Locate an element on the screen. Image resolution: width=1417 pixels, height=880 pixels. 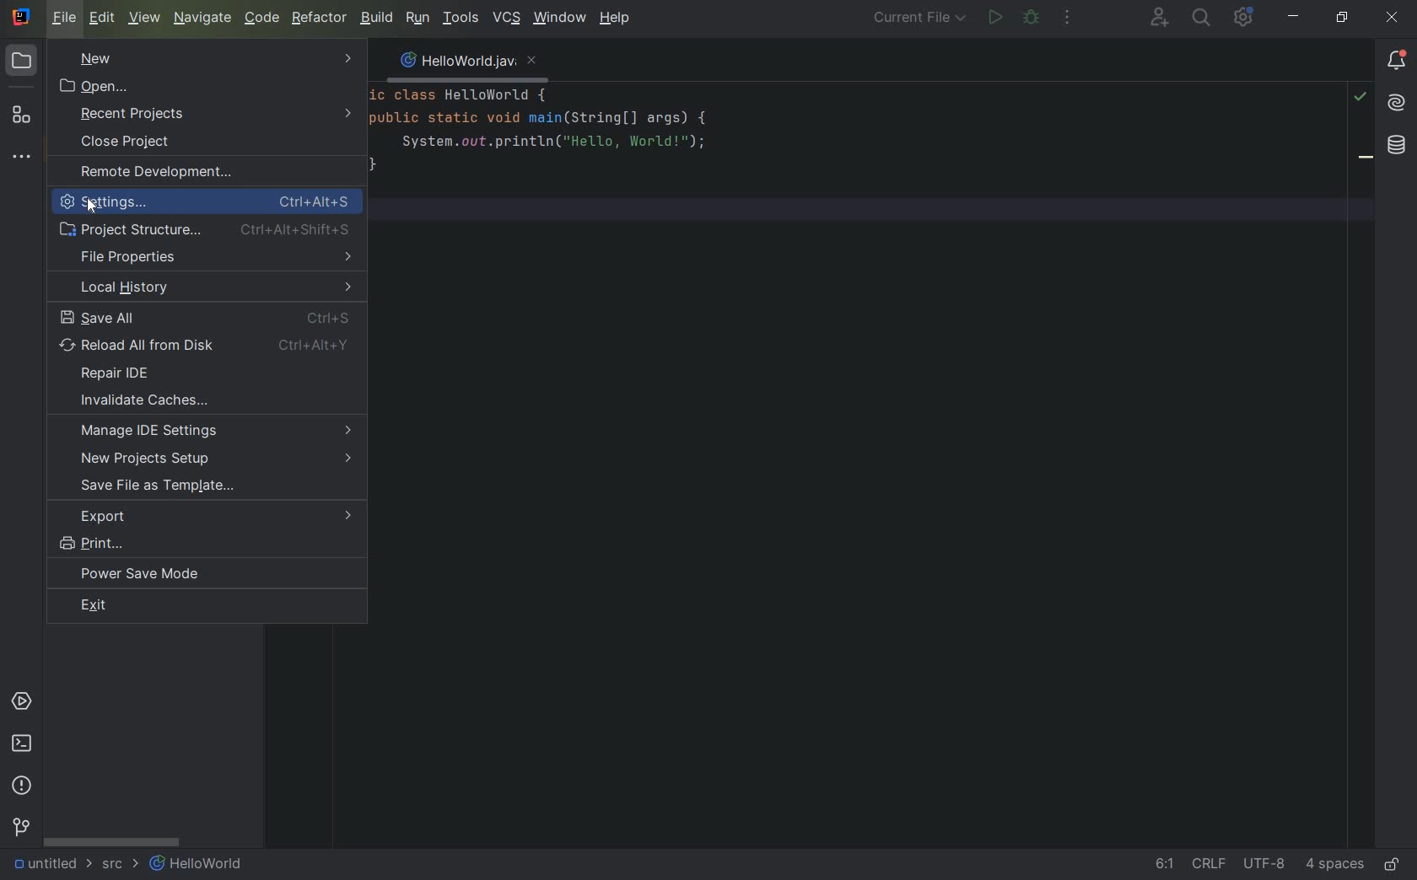
window is located at coordinates (561, 19).